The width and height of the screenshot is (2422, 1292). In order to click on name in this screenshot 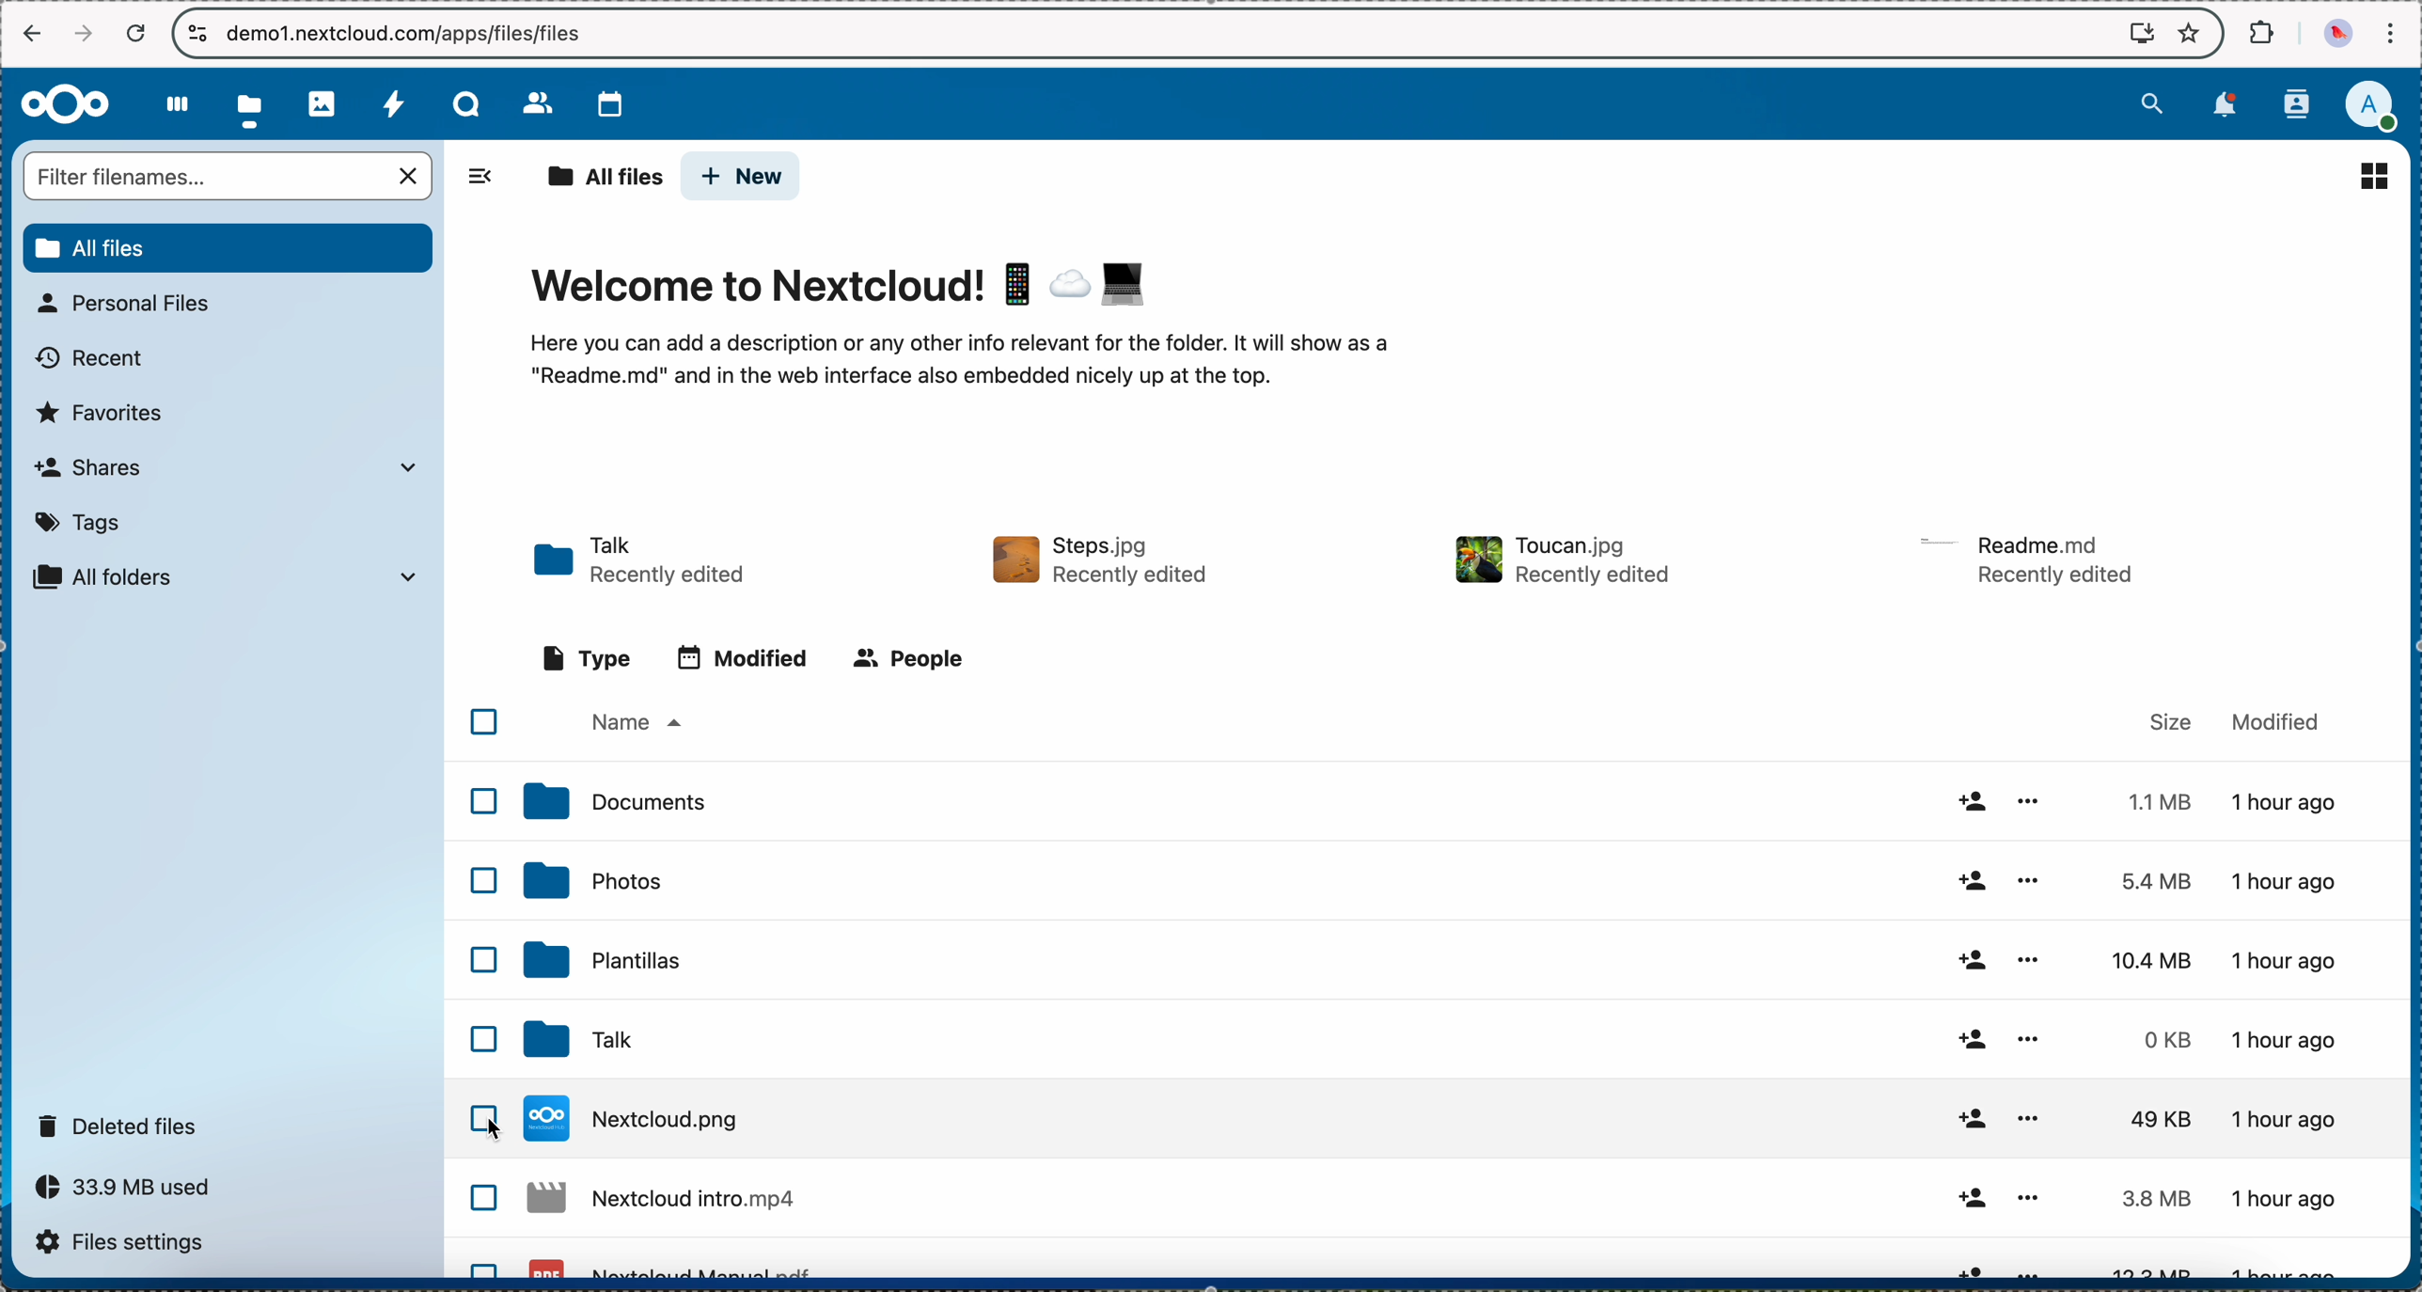, I will do `click(648, 721)`.